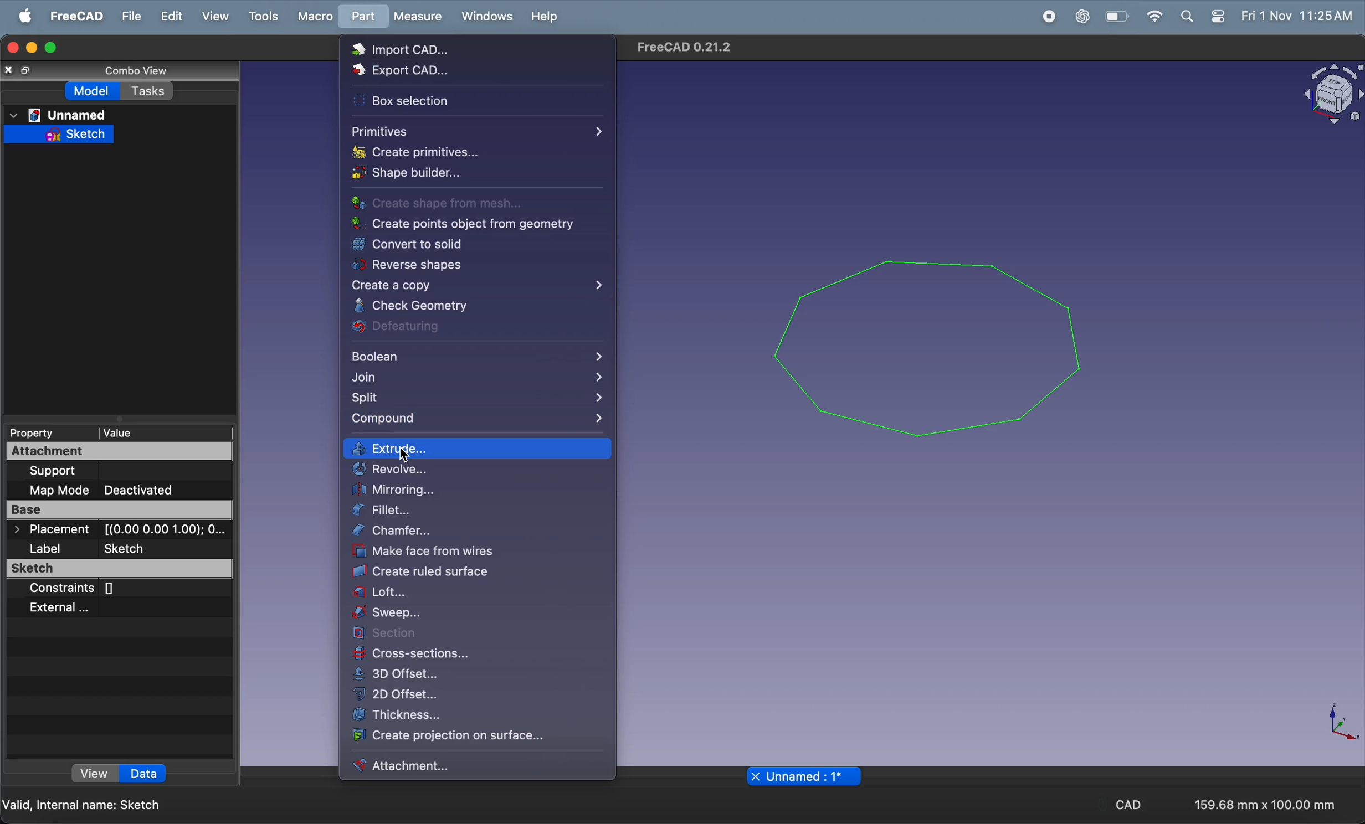 This screenshot has width=1365, height=824. What do you see at coordinates (464, 676) in the screenshot?
I see `3D offset` at bounding box center [464, 676].